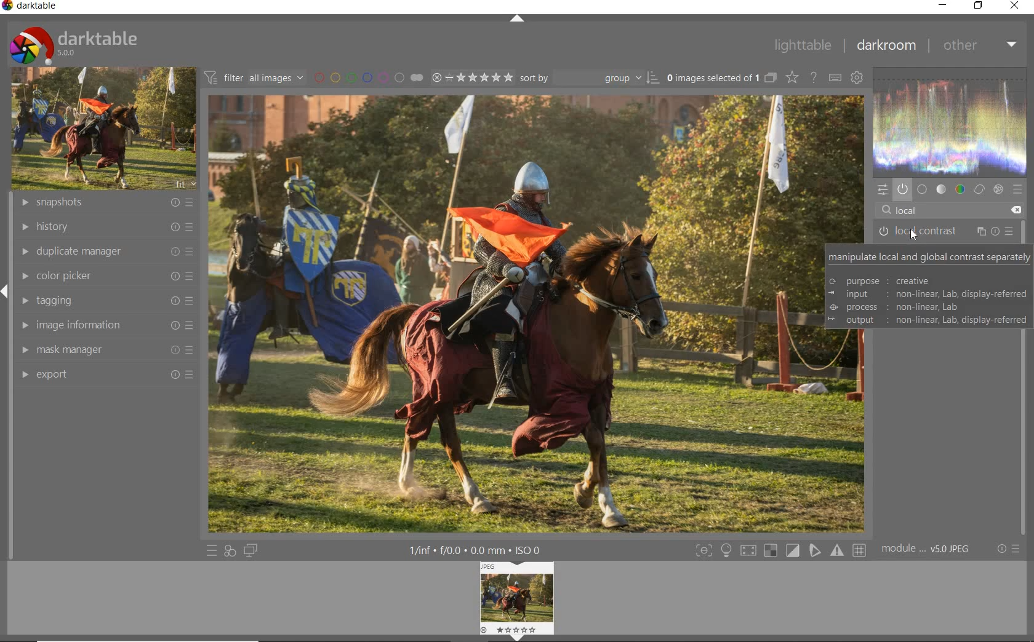 This screenshot has height=642, width=1034. I want to click on effect, so click(998, 189).